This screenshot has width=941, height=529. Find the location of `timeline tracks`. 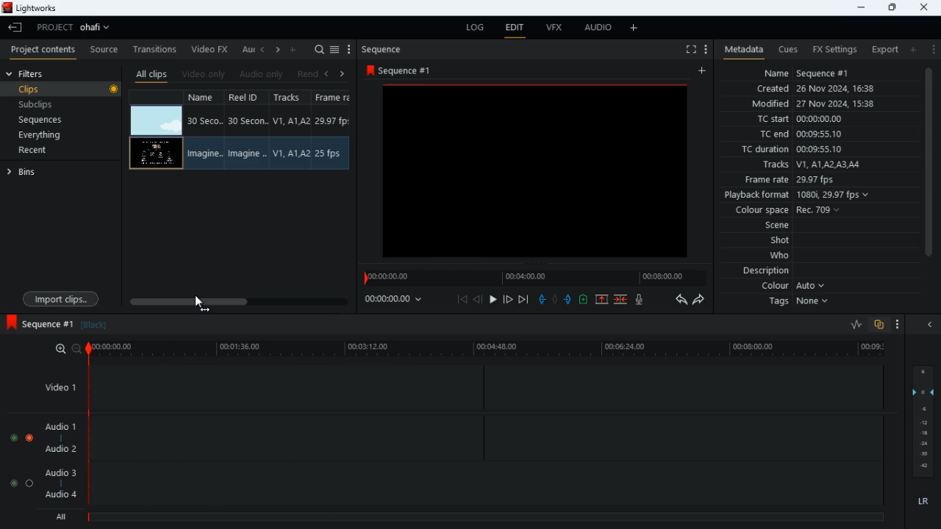

timeline tracks is located at coordinates (486, 481).